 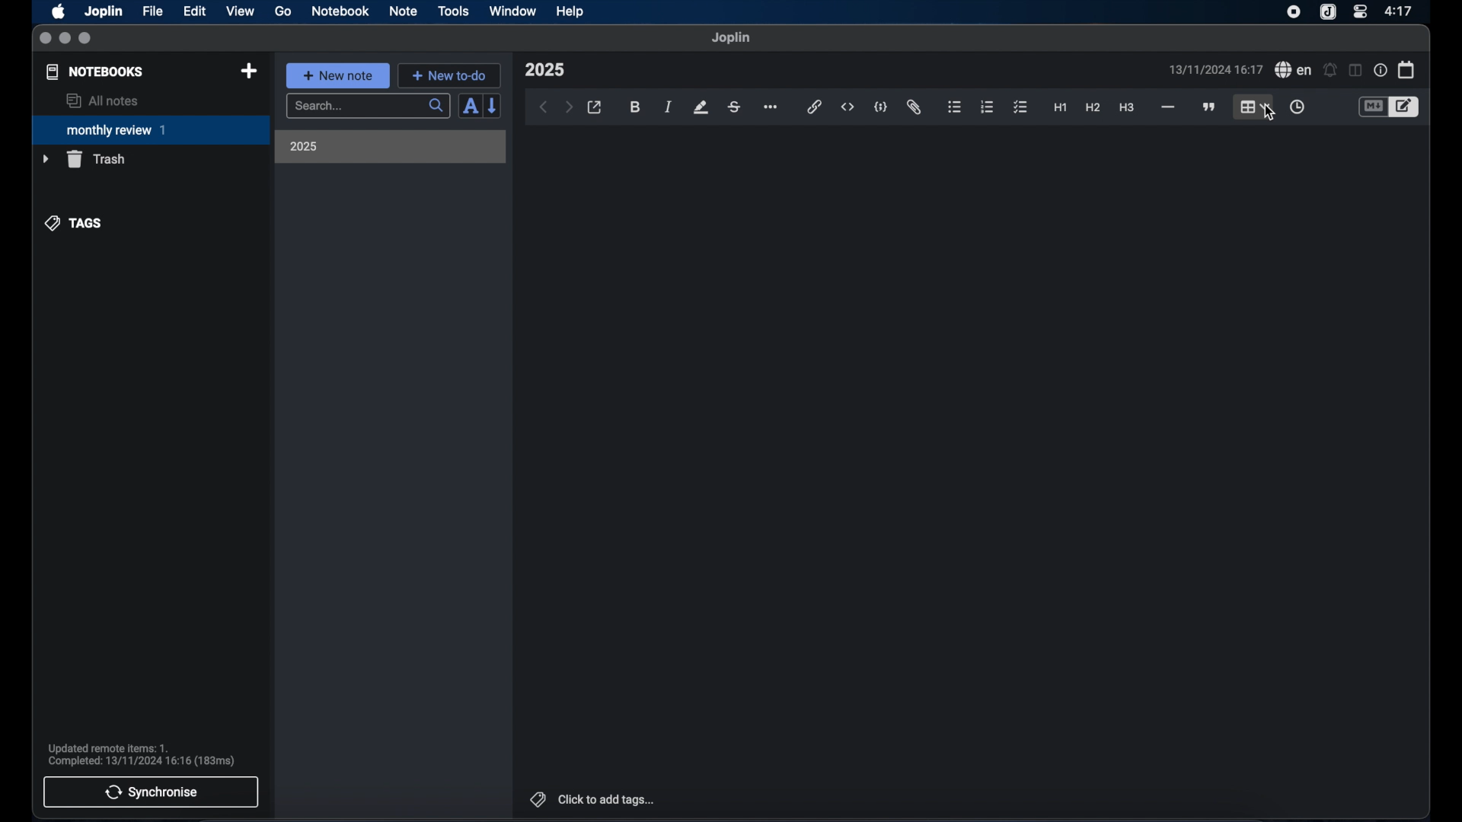 What do you see at coordinates (544, 70) in the screenshot?
I see `note title` at bounding box center [544, 70].